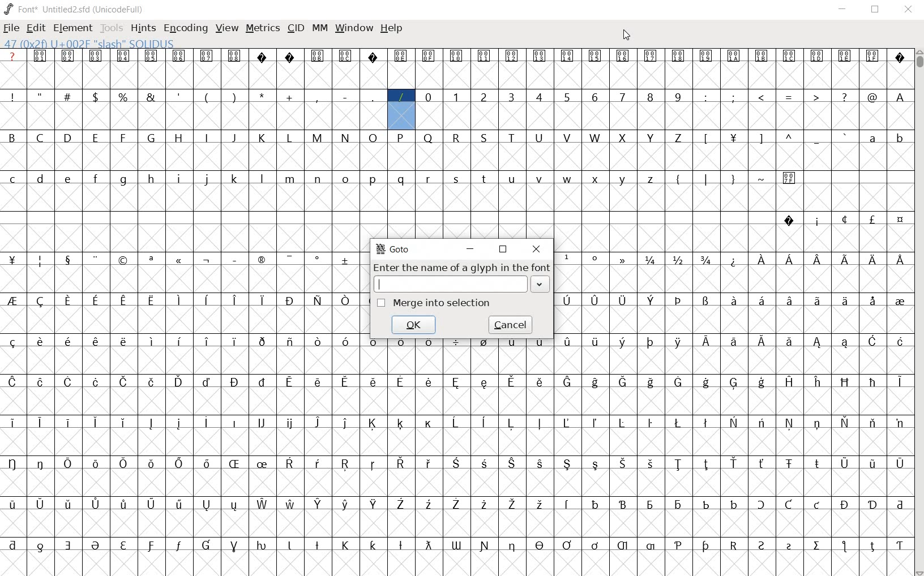 The width and height of the screenshot is (924, 576). Describe the element at coordinates (261, 179) in the screenshot. I see `glyph` at that location.